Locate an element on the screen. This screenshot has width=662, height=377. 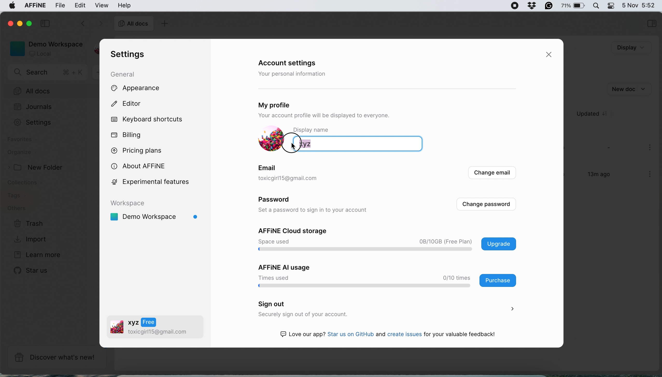
more options is located at coordinates (651, 175).